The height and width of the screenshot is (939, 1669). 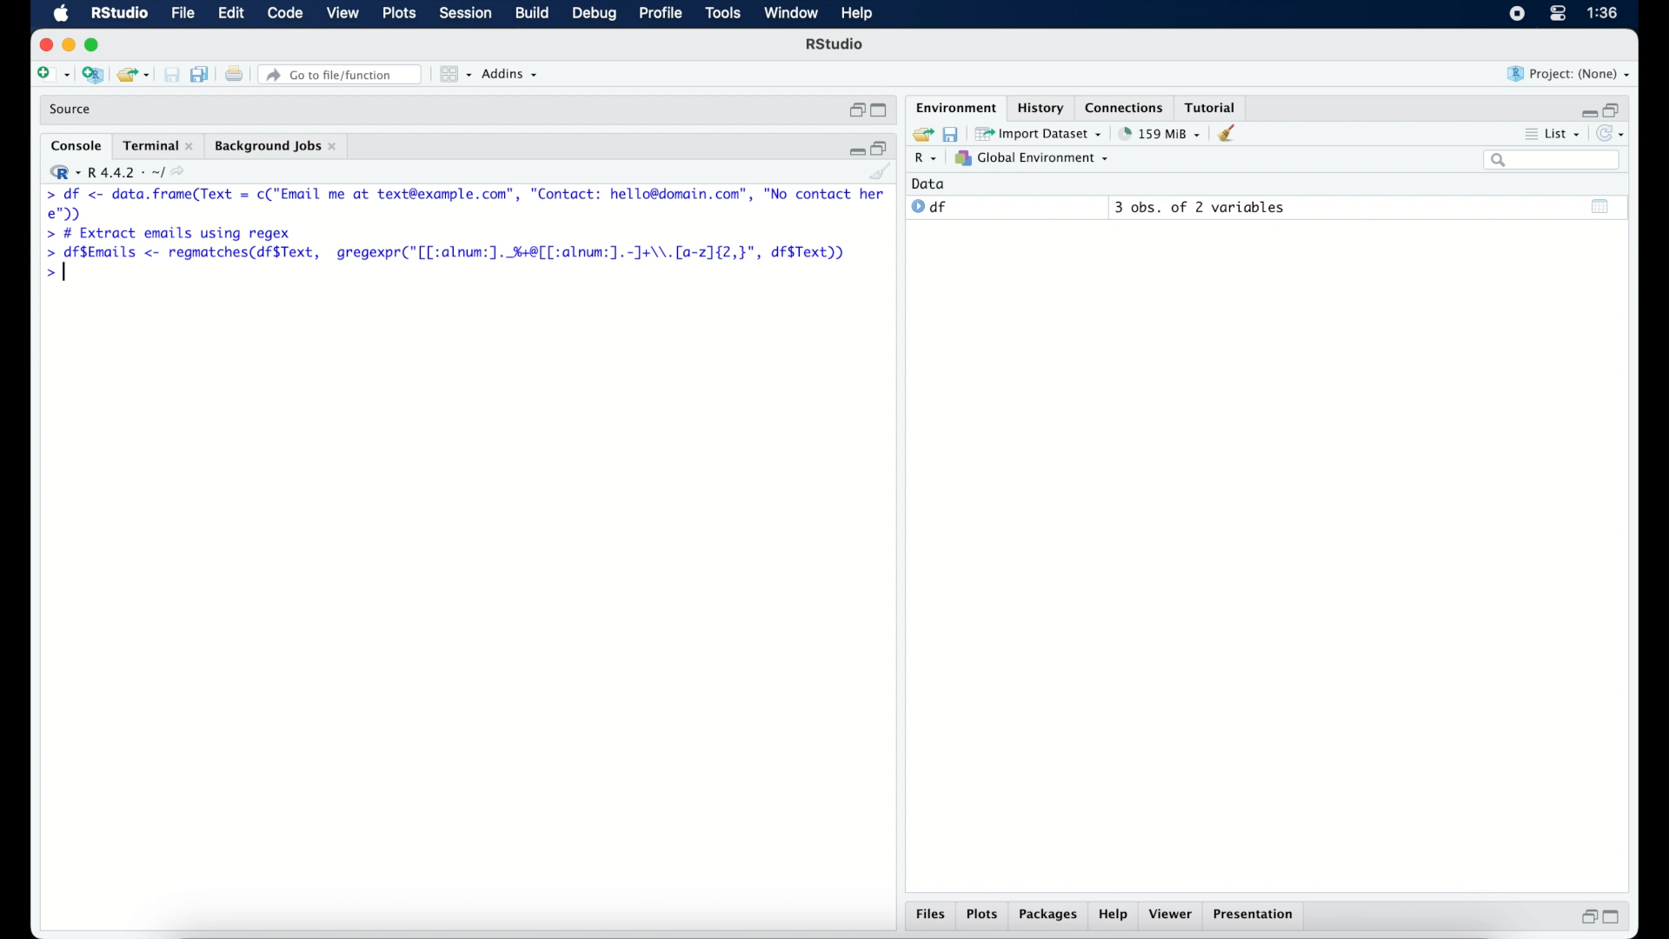 What do you see at coordinates (171, 74) in the screenshot?
I see `print` at bounding box center [171, 74].